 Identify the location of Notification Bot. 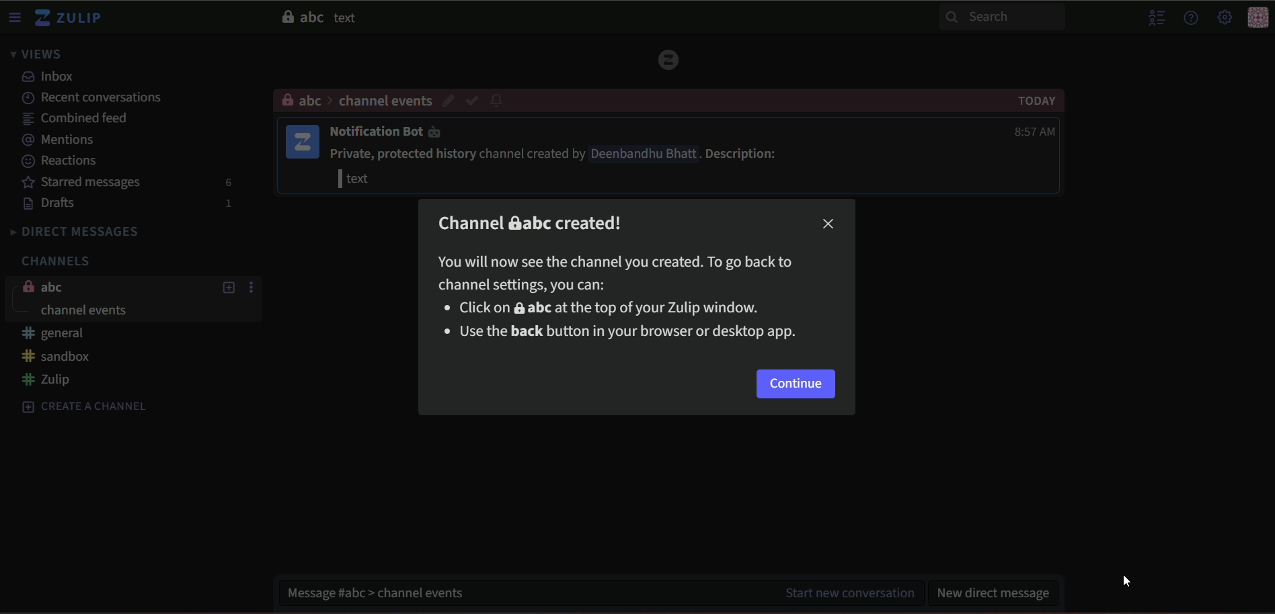
(402, 130).